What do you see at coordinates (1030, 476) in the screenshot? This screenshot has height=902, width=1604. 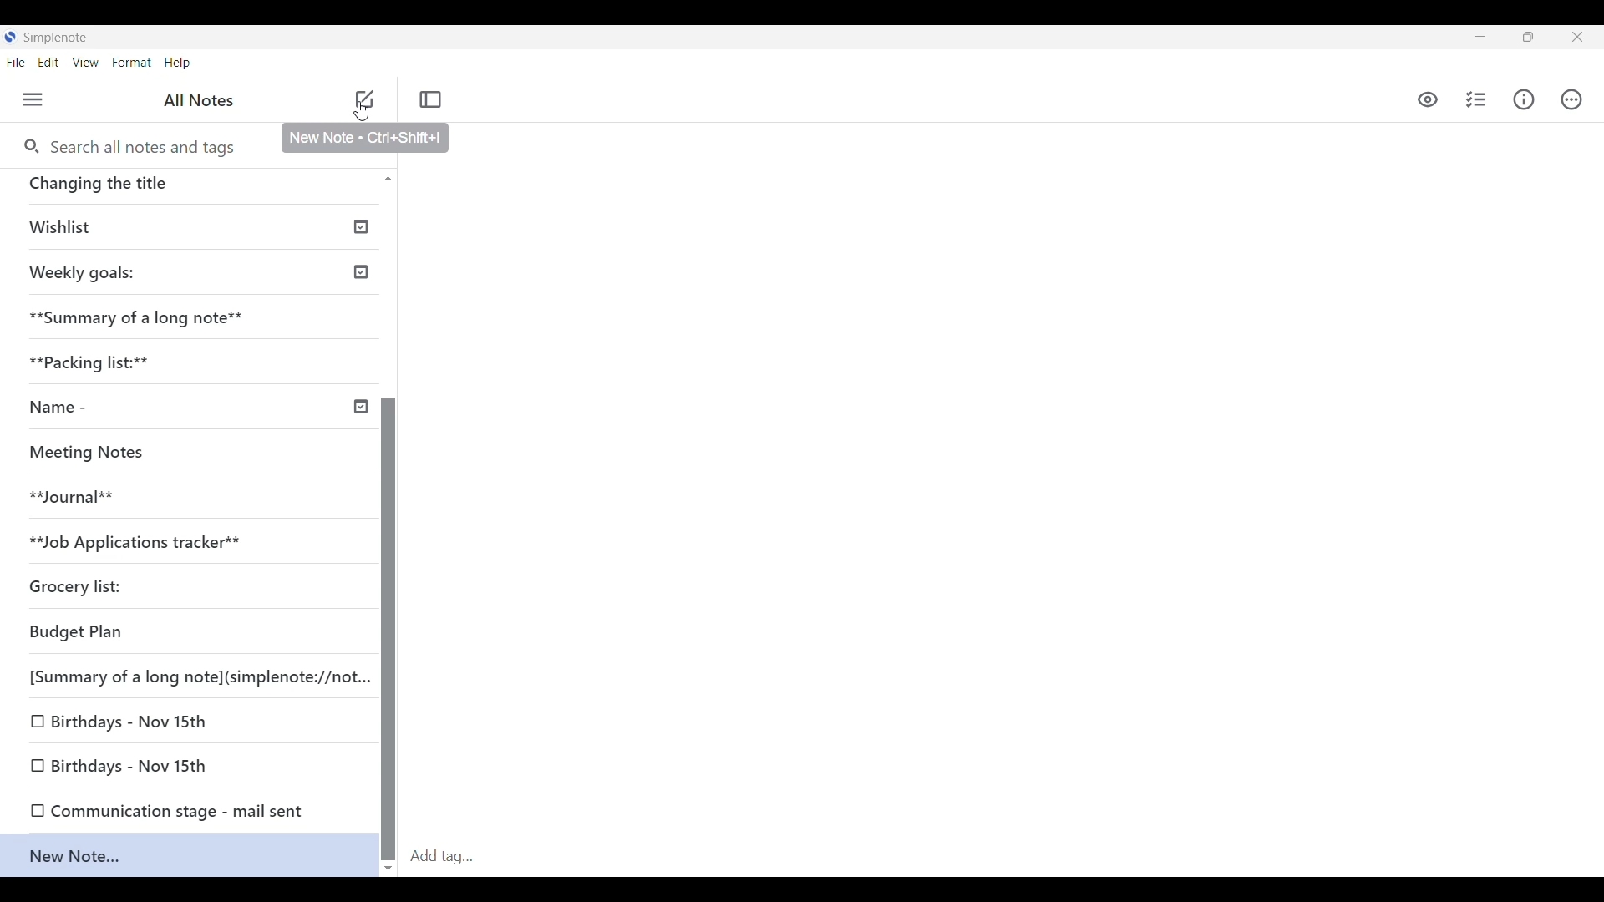 I see `note editor pane` at bounding box center [1030, 476].